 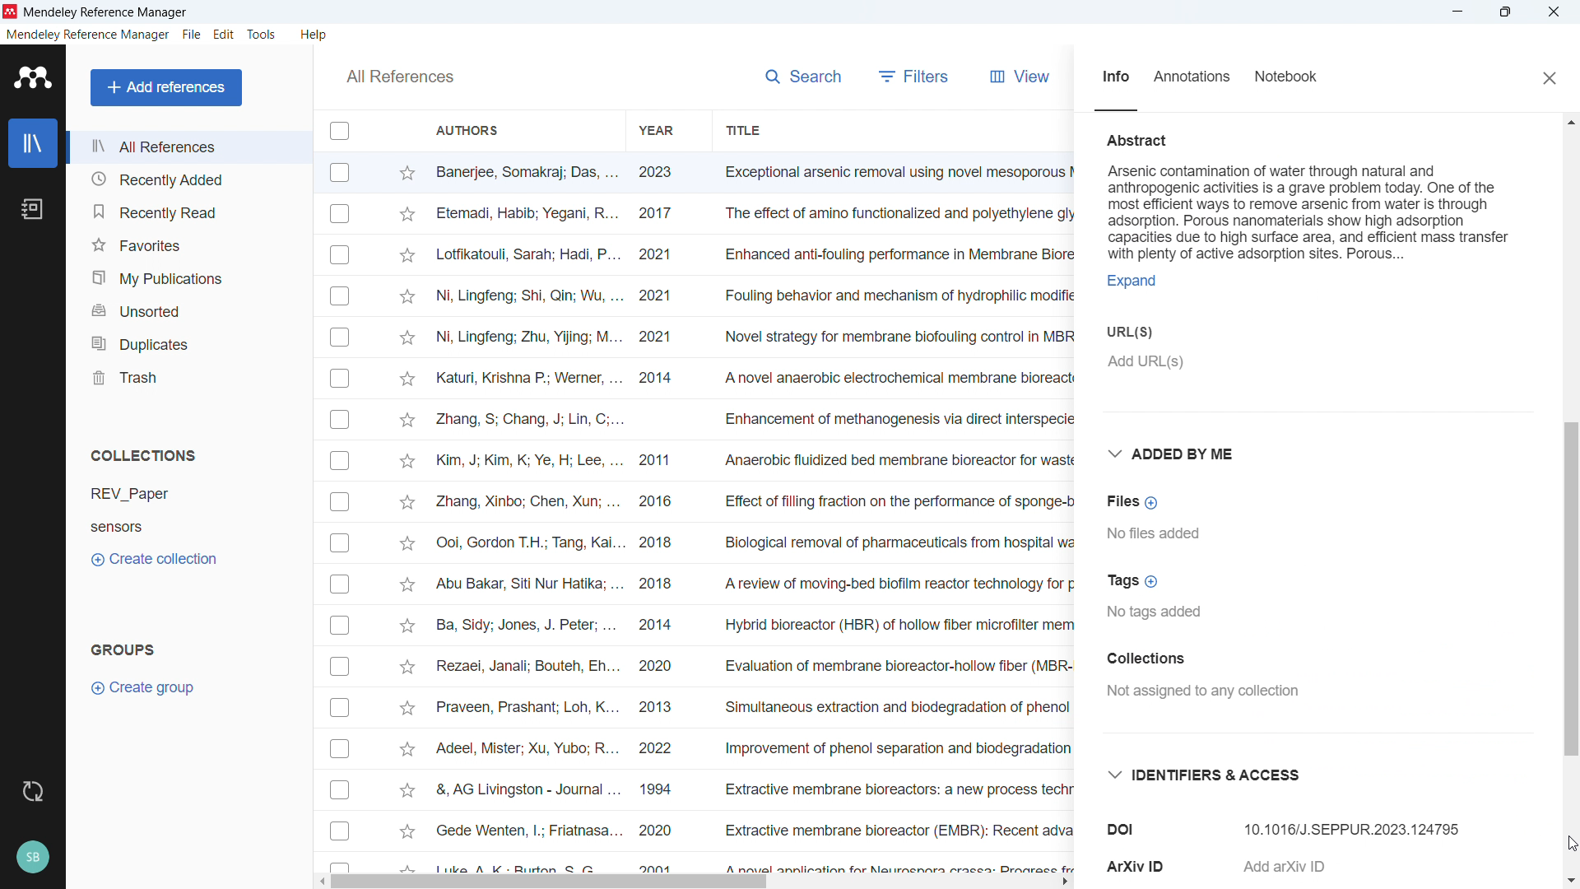 I want to click on click to select individual entry, so click(x=339, y=337).